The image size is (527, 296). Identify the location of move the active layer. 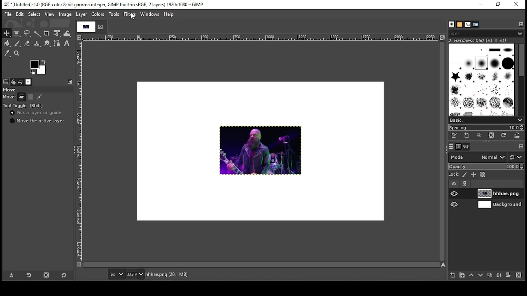
(37, 121).